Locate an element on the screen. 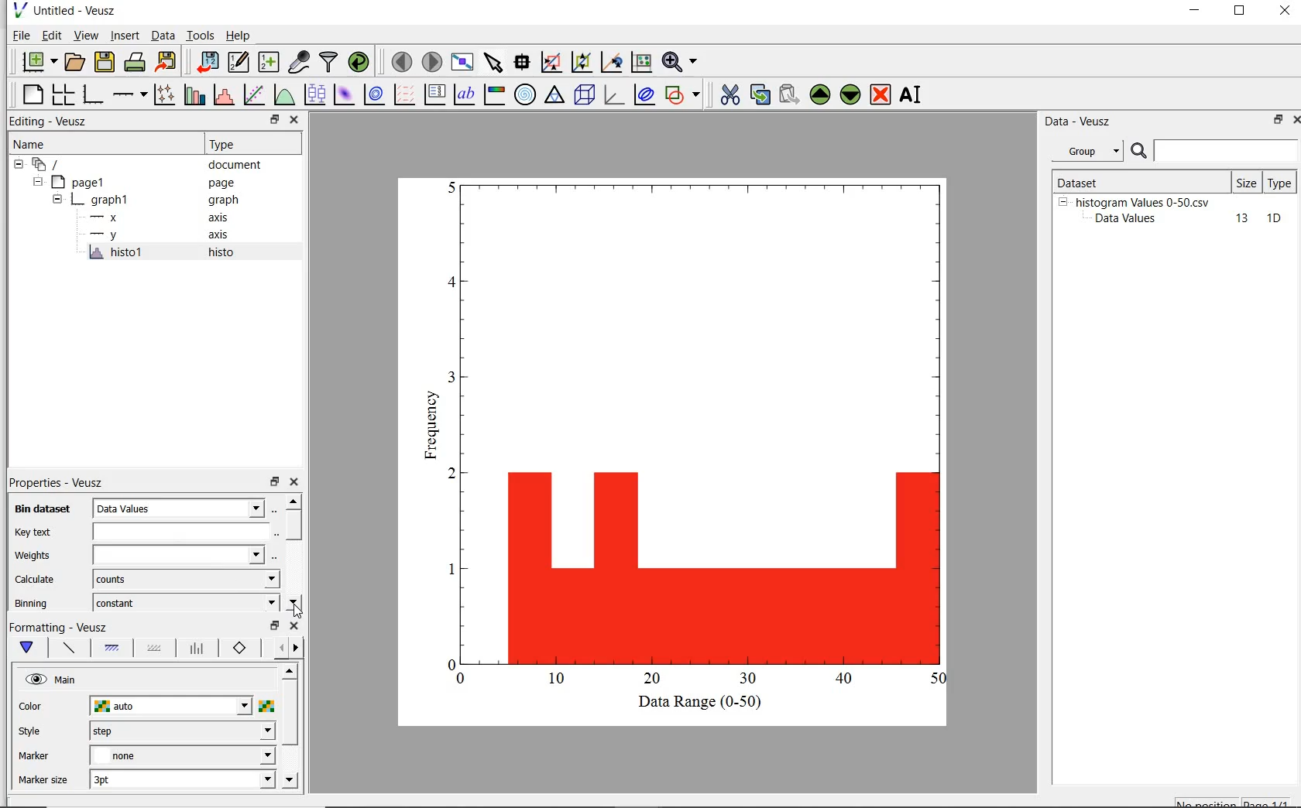  zoom functions menu is located at coordinates (680, 62).